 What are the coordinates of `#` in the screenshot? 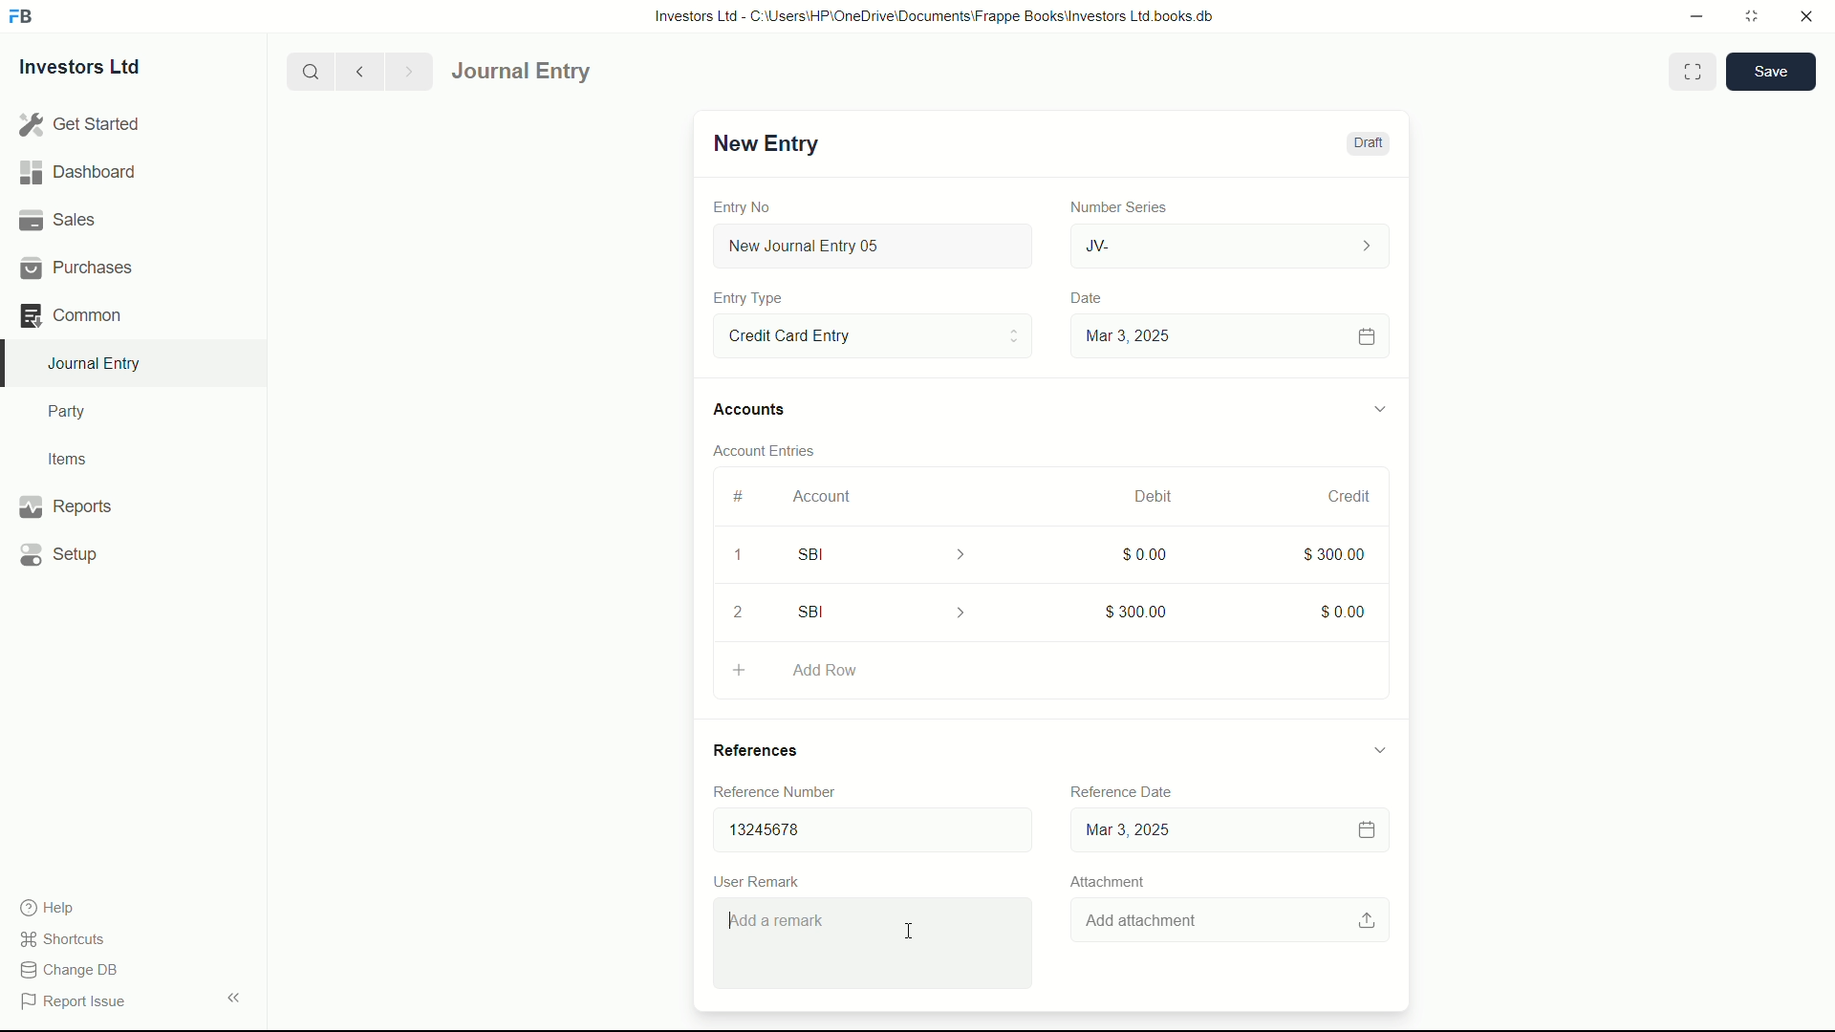 It's located at (740, 496).